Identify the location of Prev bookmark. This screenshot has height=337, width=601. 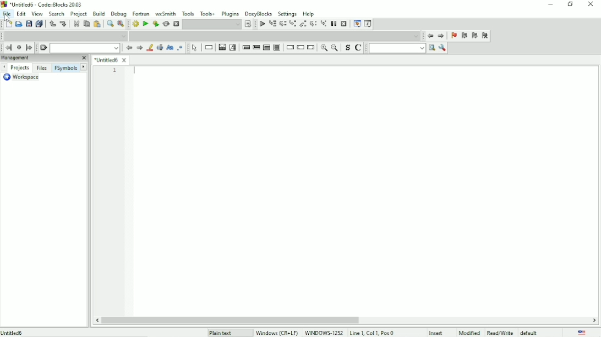
(464, 36).